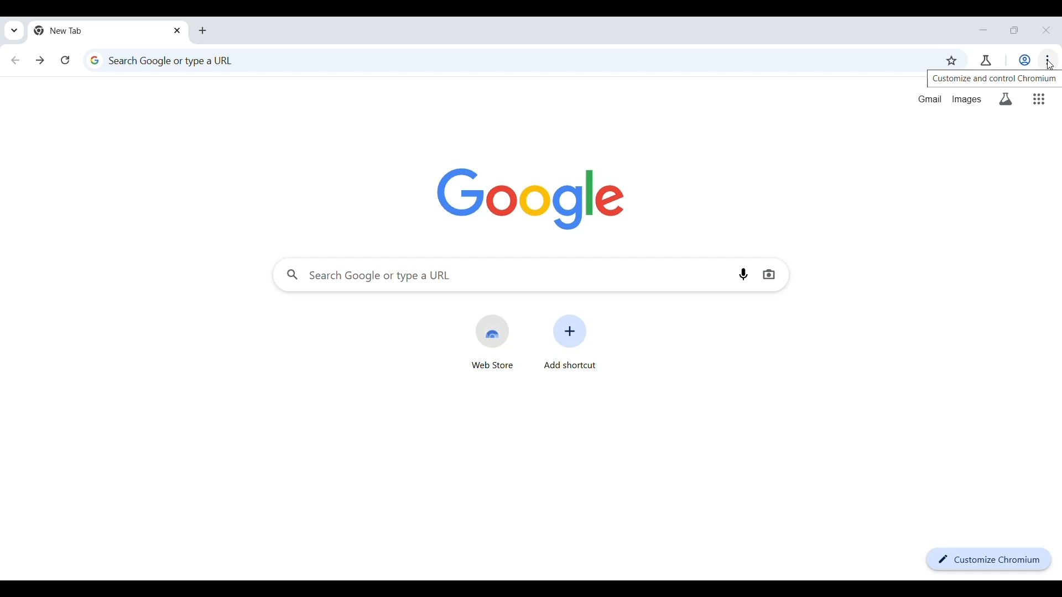  What do you see at coordinates (985, 60) in the screenshot?
I see `Chrome labs` at bounding box center [985, 60].